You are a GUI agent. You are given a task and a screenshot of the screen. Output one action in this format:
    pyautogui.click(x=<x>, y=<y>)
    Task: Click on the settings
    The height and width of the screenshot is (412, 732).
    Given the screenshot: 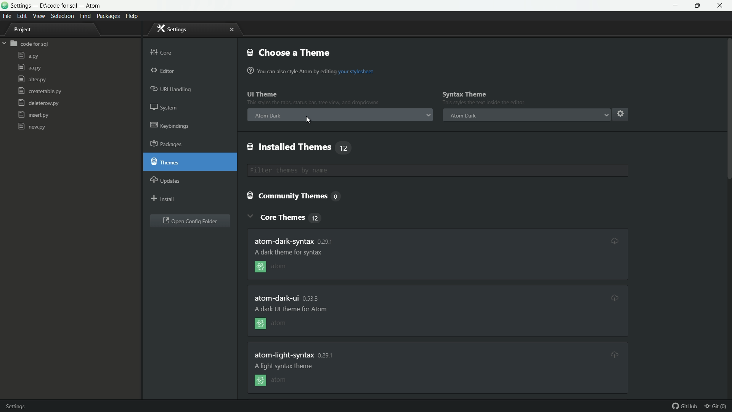 What is the action you would take?
    pyautogui.click(x=173, y=29)
    